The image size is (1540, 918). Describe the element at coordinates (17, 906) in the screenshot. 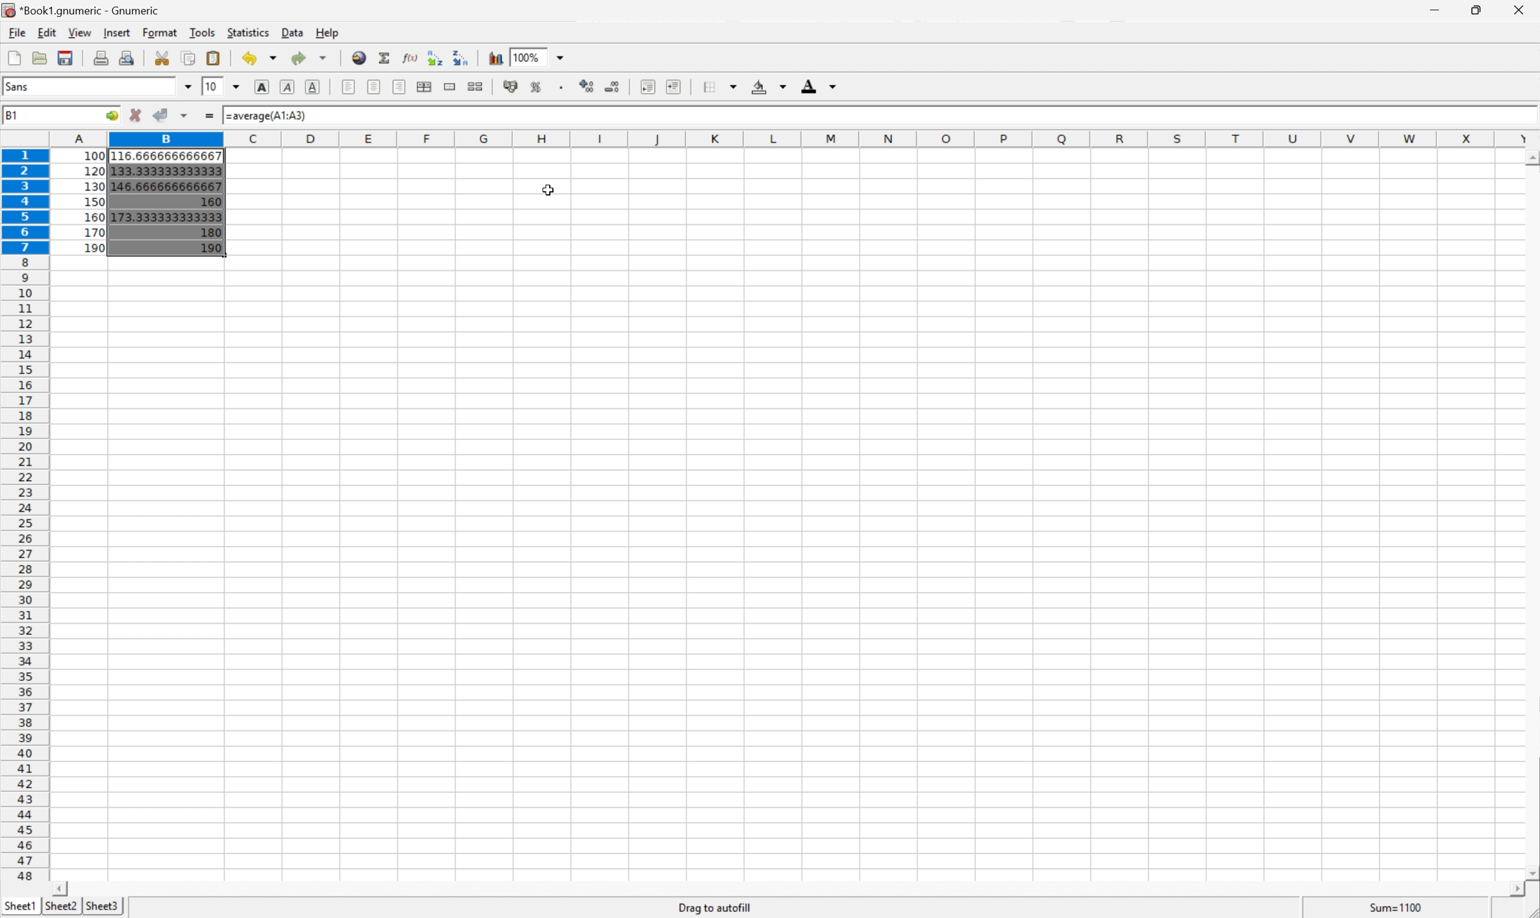

I see `Sheet1` at that location.